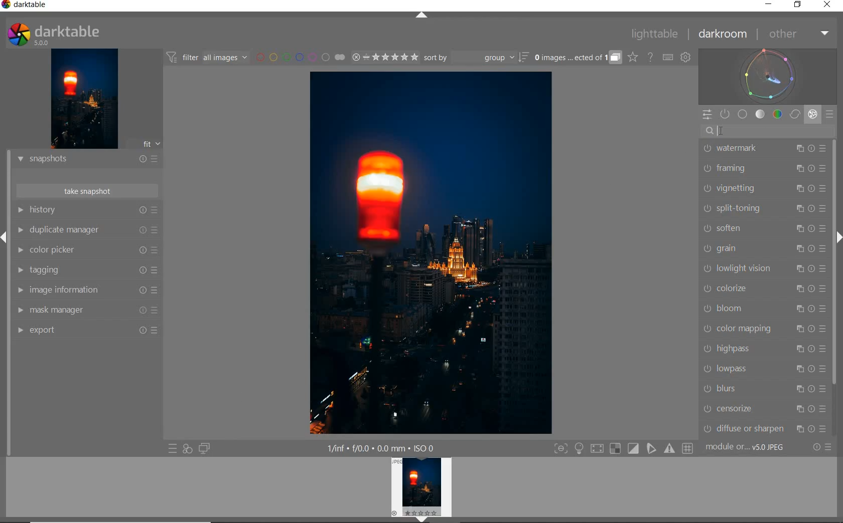 This screenshot has height=523, width=843. Describe the element at coordinates (812, 288) in the screenshot. I see `Reset` at that location.